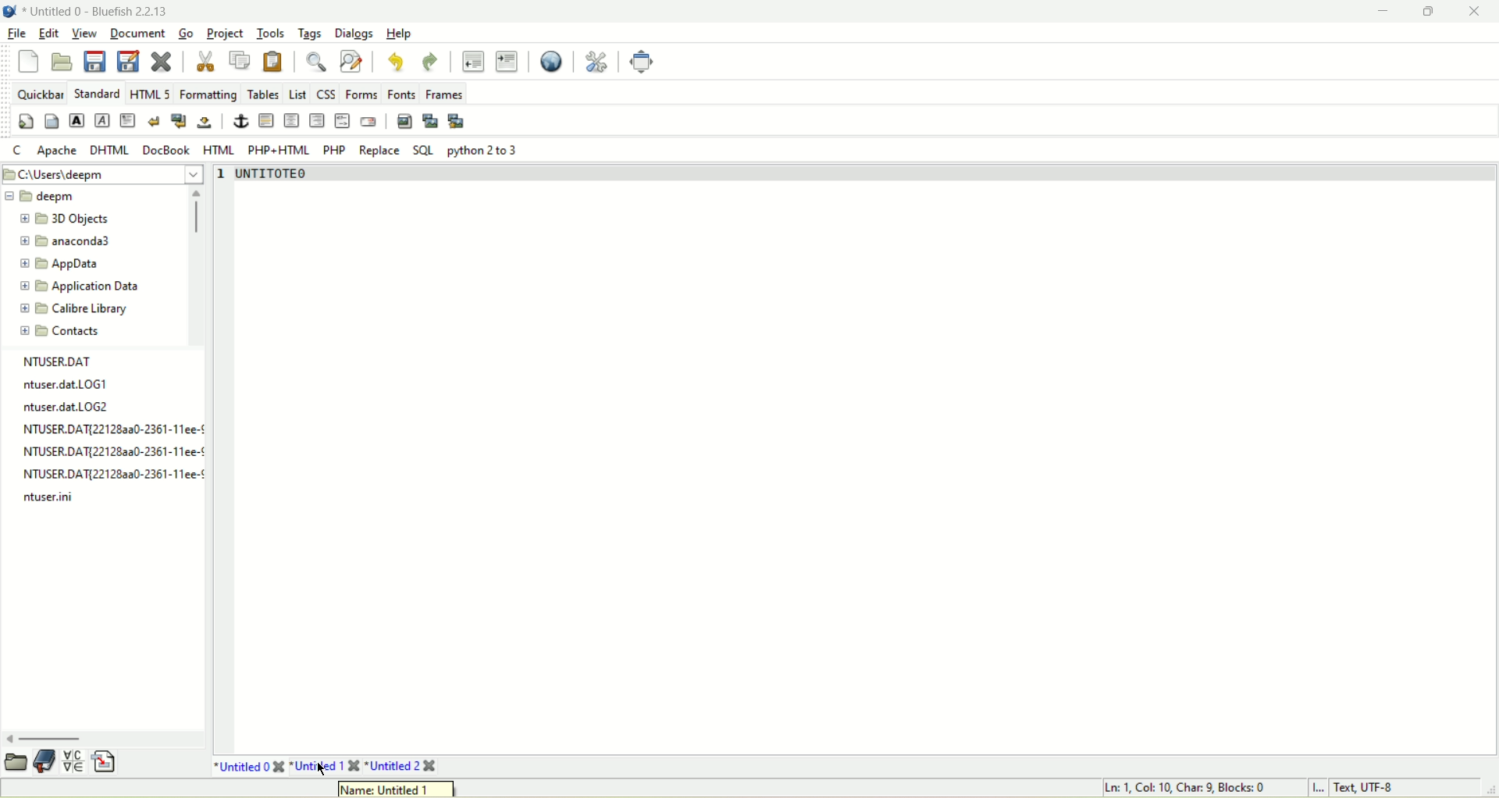  I want to click on email, so click(369, 119).